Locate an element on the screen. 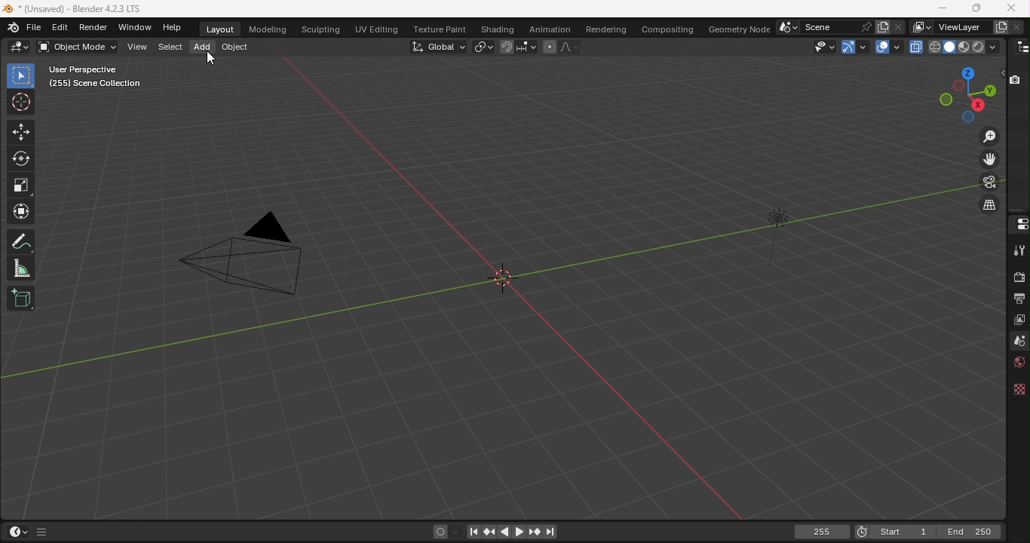 Image resolution: width=1030 pixels, height=543 pixels. Rendering is located at coordinates (607, 29).